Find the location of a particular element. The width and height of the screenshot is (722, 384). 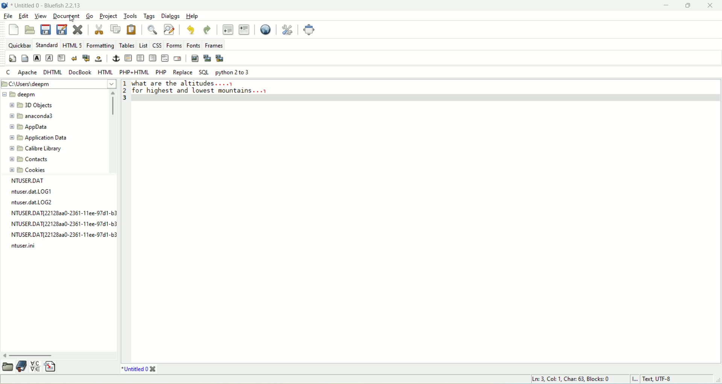

dialogs is located at coordinates (169, 16).